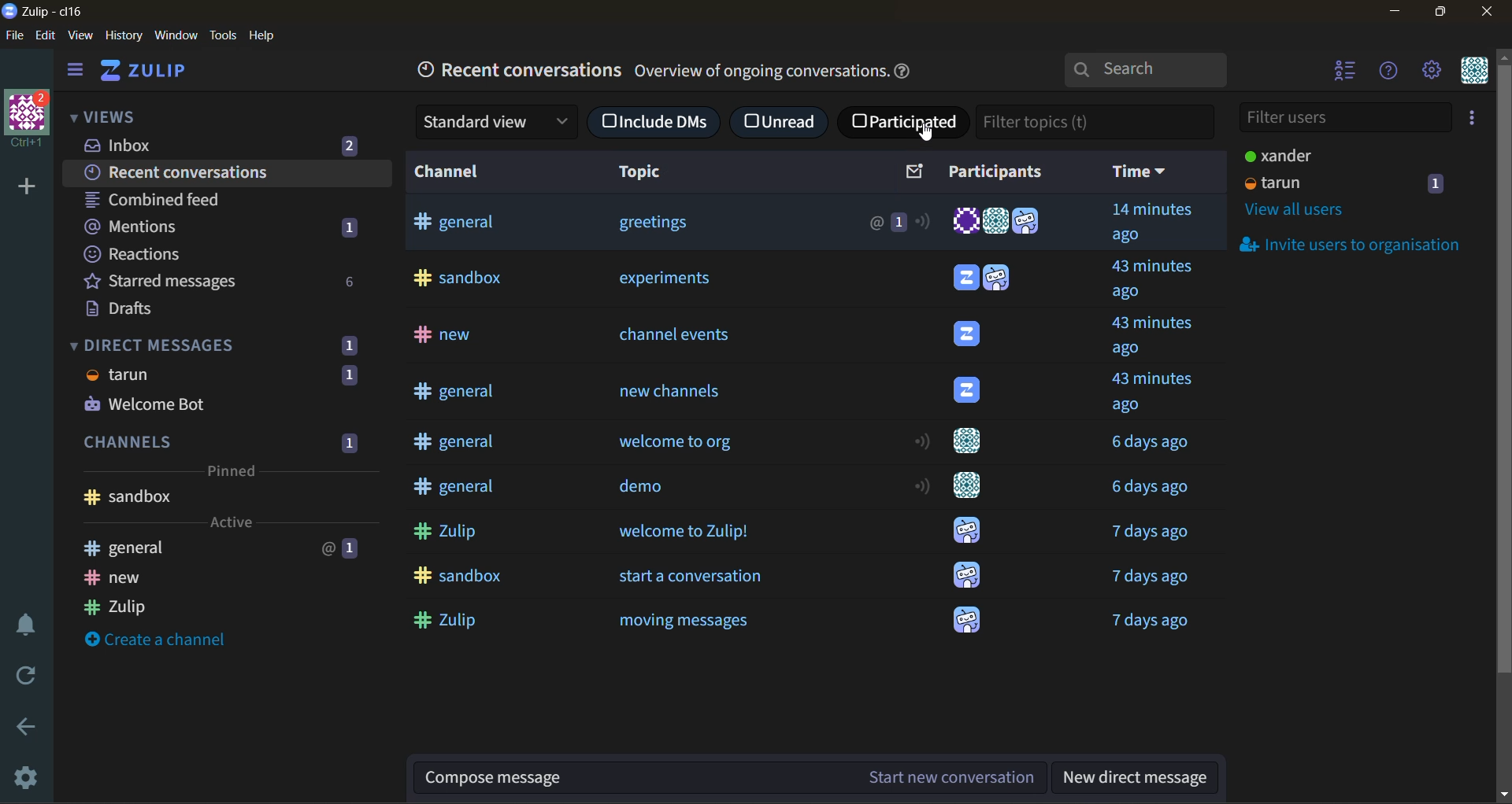 The height and width of the screenshot is (804, 1512). What do you see at coordinates (453, 334) in the screenshot?
I see `new` at bounding box center [453, 334].